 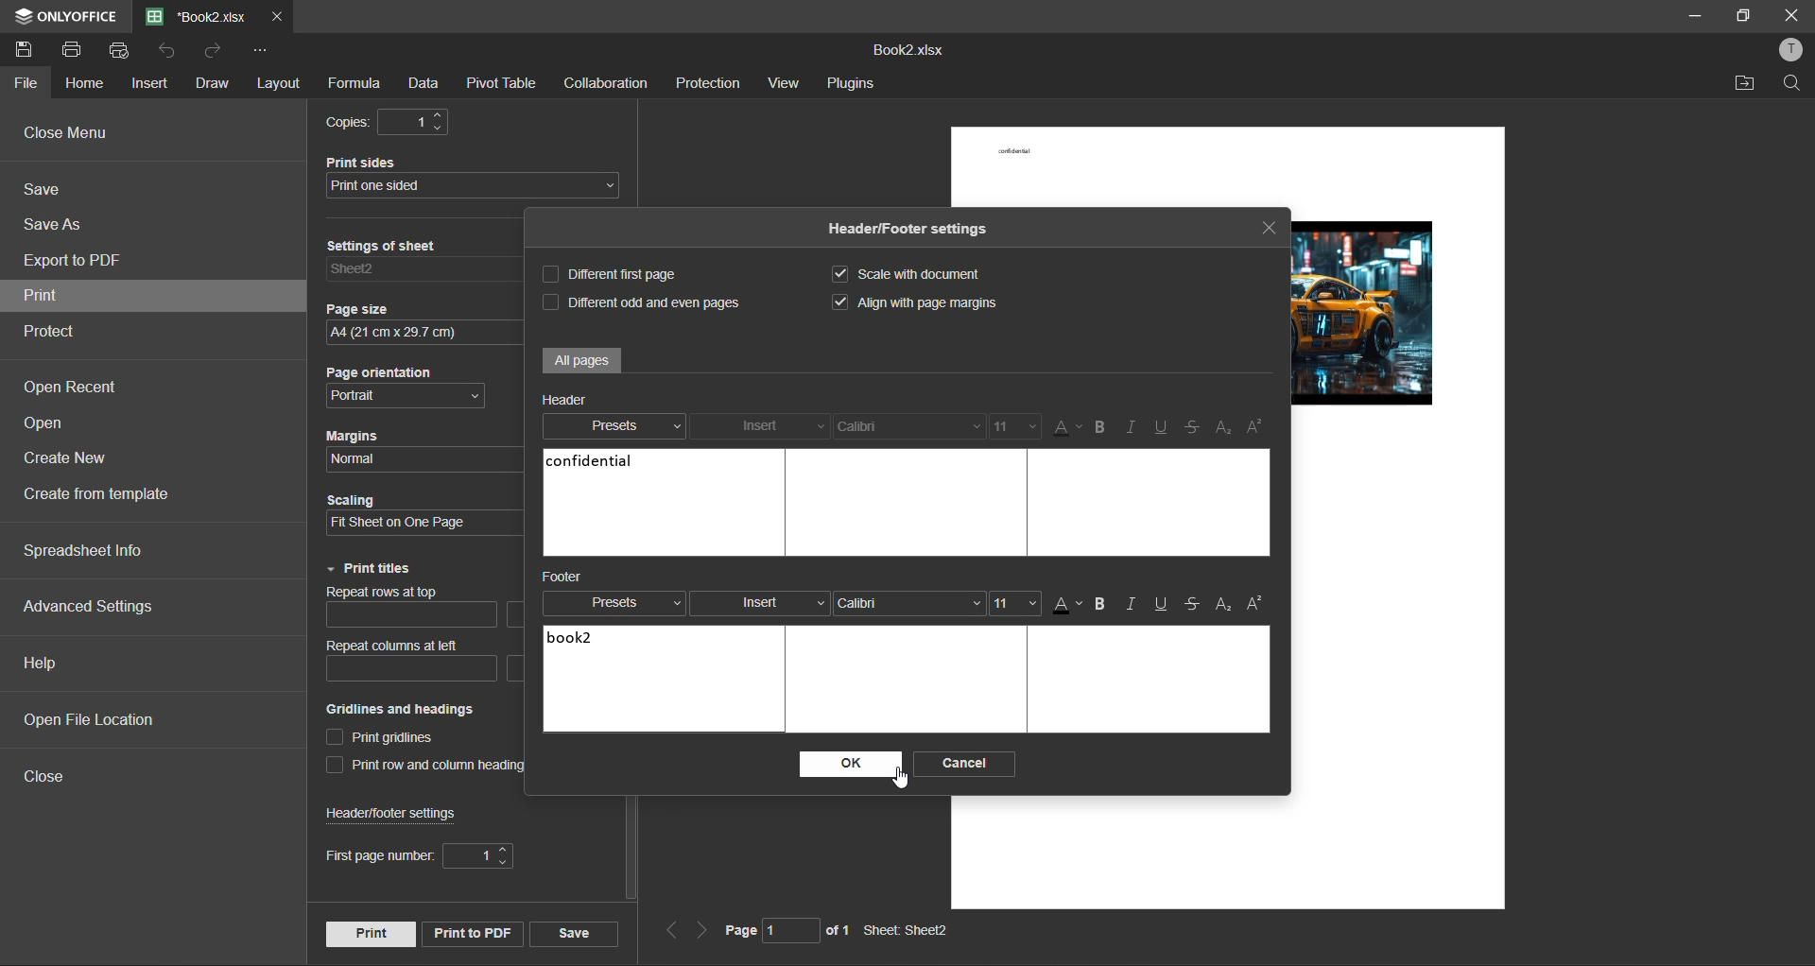 I want to click on subscript, so click(x=1226, y=605).